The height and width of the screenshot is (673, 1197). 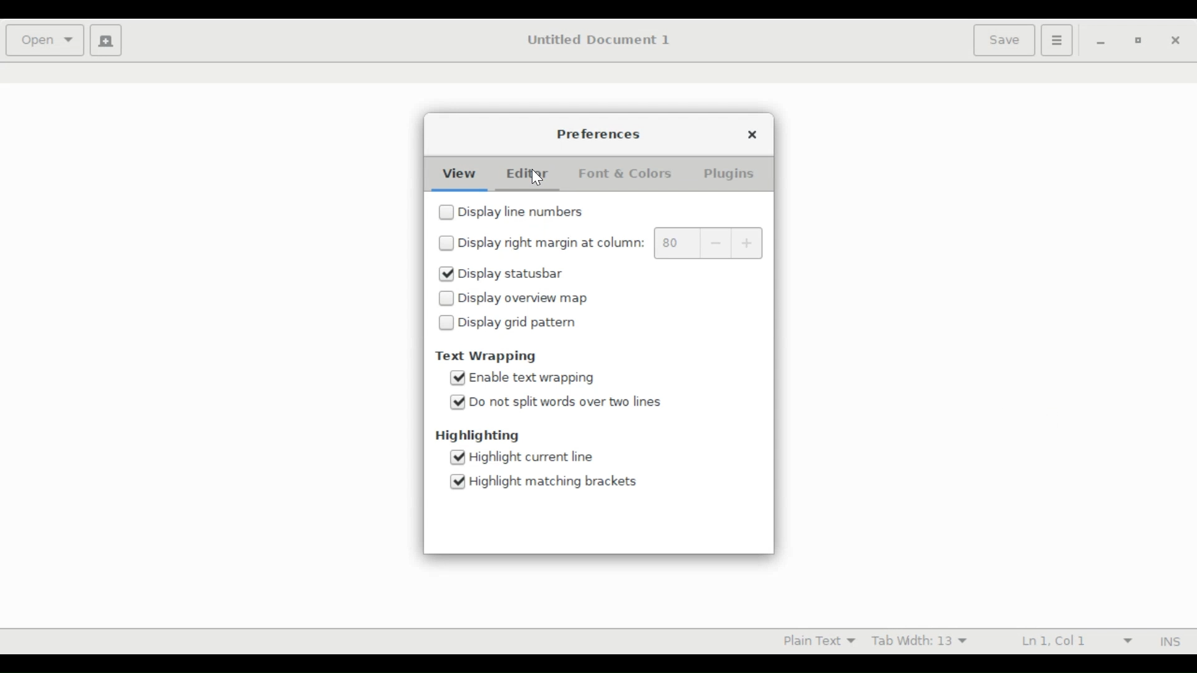 What do you see at coordinates (711, 243) in the screenshot?
I see `Decrease` at bounding box center [711, 243].